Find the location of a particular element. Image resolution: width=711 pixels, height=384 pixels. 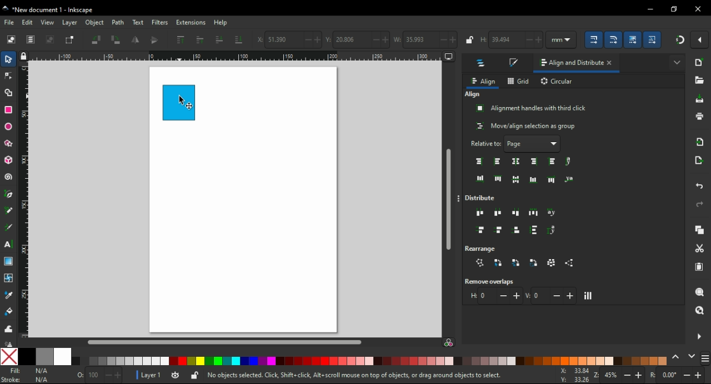

align left edge of objects to right edge of anchor is located at coordinates (553, 161).